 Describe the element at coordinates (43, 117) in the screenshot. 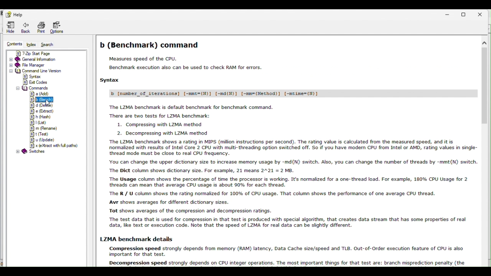

I see `h` at that location.